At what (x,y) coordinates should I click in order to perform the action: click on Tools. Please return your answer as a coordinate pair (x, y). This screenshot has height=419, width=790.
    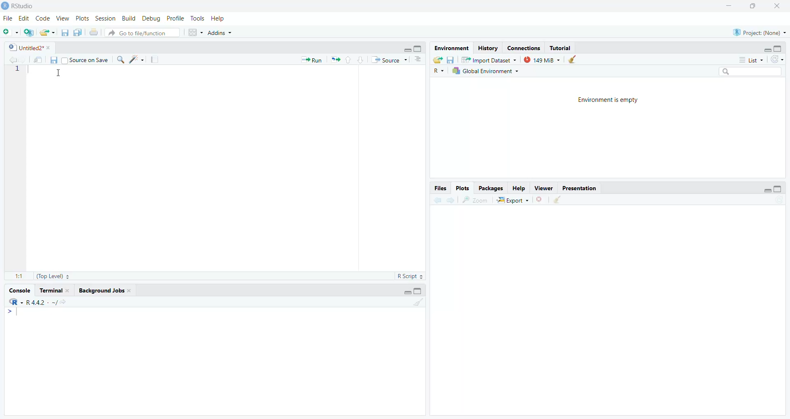
    Looking at the image, I should click on (197, 18).